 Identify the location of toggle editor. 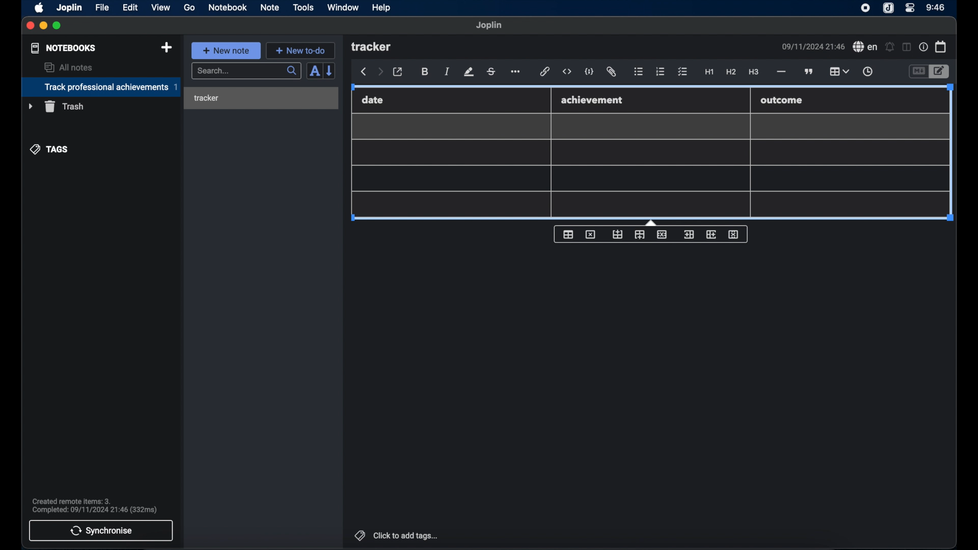
(917, 71).